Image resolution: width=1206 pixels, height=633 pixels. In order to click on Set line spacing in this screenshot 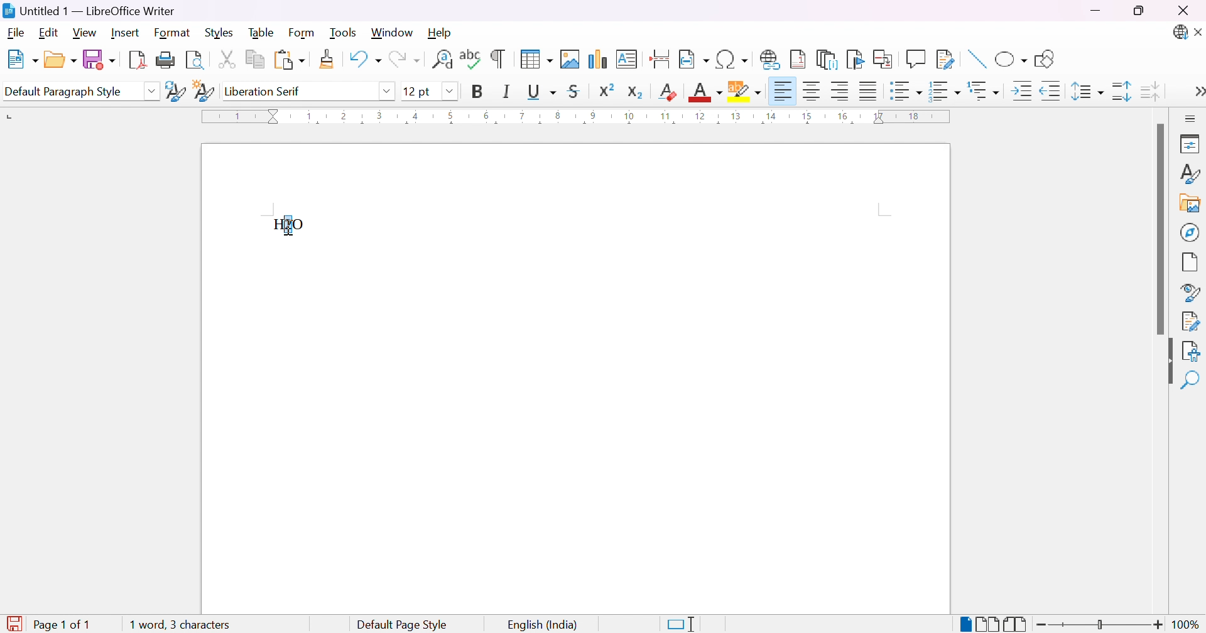, I will do `click(1085, 92)`.